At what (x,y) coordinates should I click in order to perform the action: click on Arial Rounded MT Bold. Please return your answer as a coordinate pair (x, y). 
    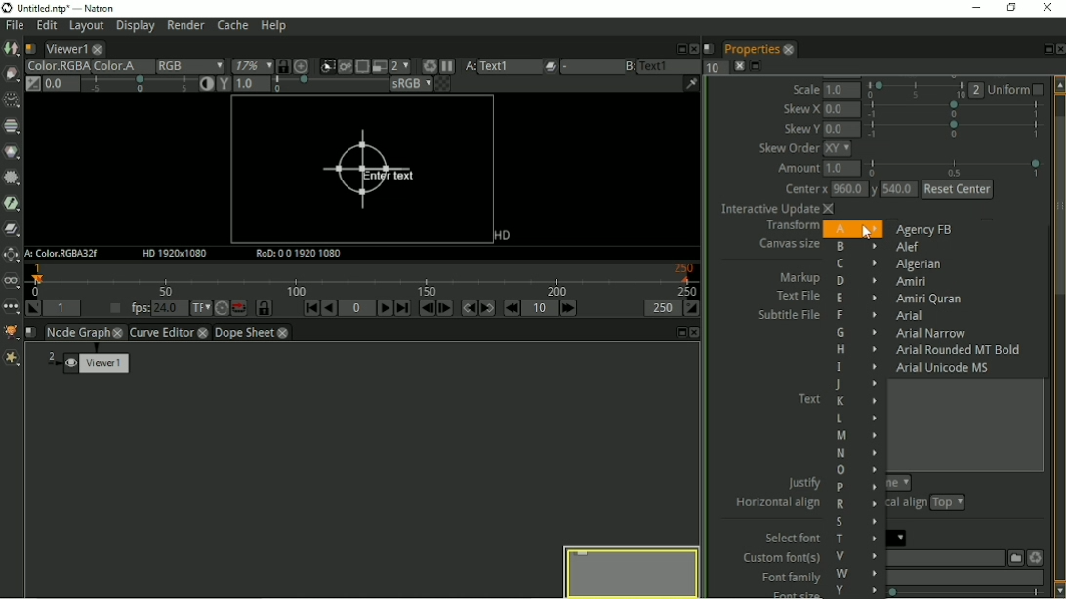
    Looking at the image, I should click on (960, 350).